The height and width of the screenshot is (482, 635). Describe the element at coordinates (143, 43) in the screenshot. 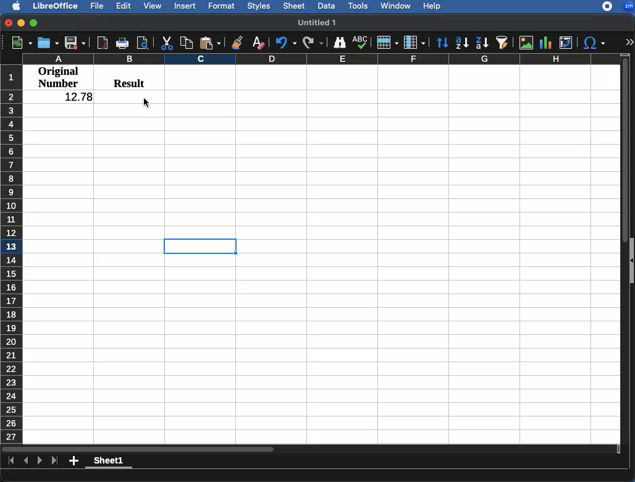

I see `Print preview ` at that location.